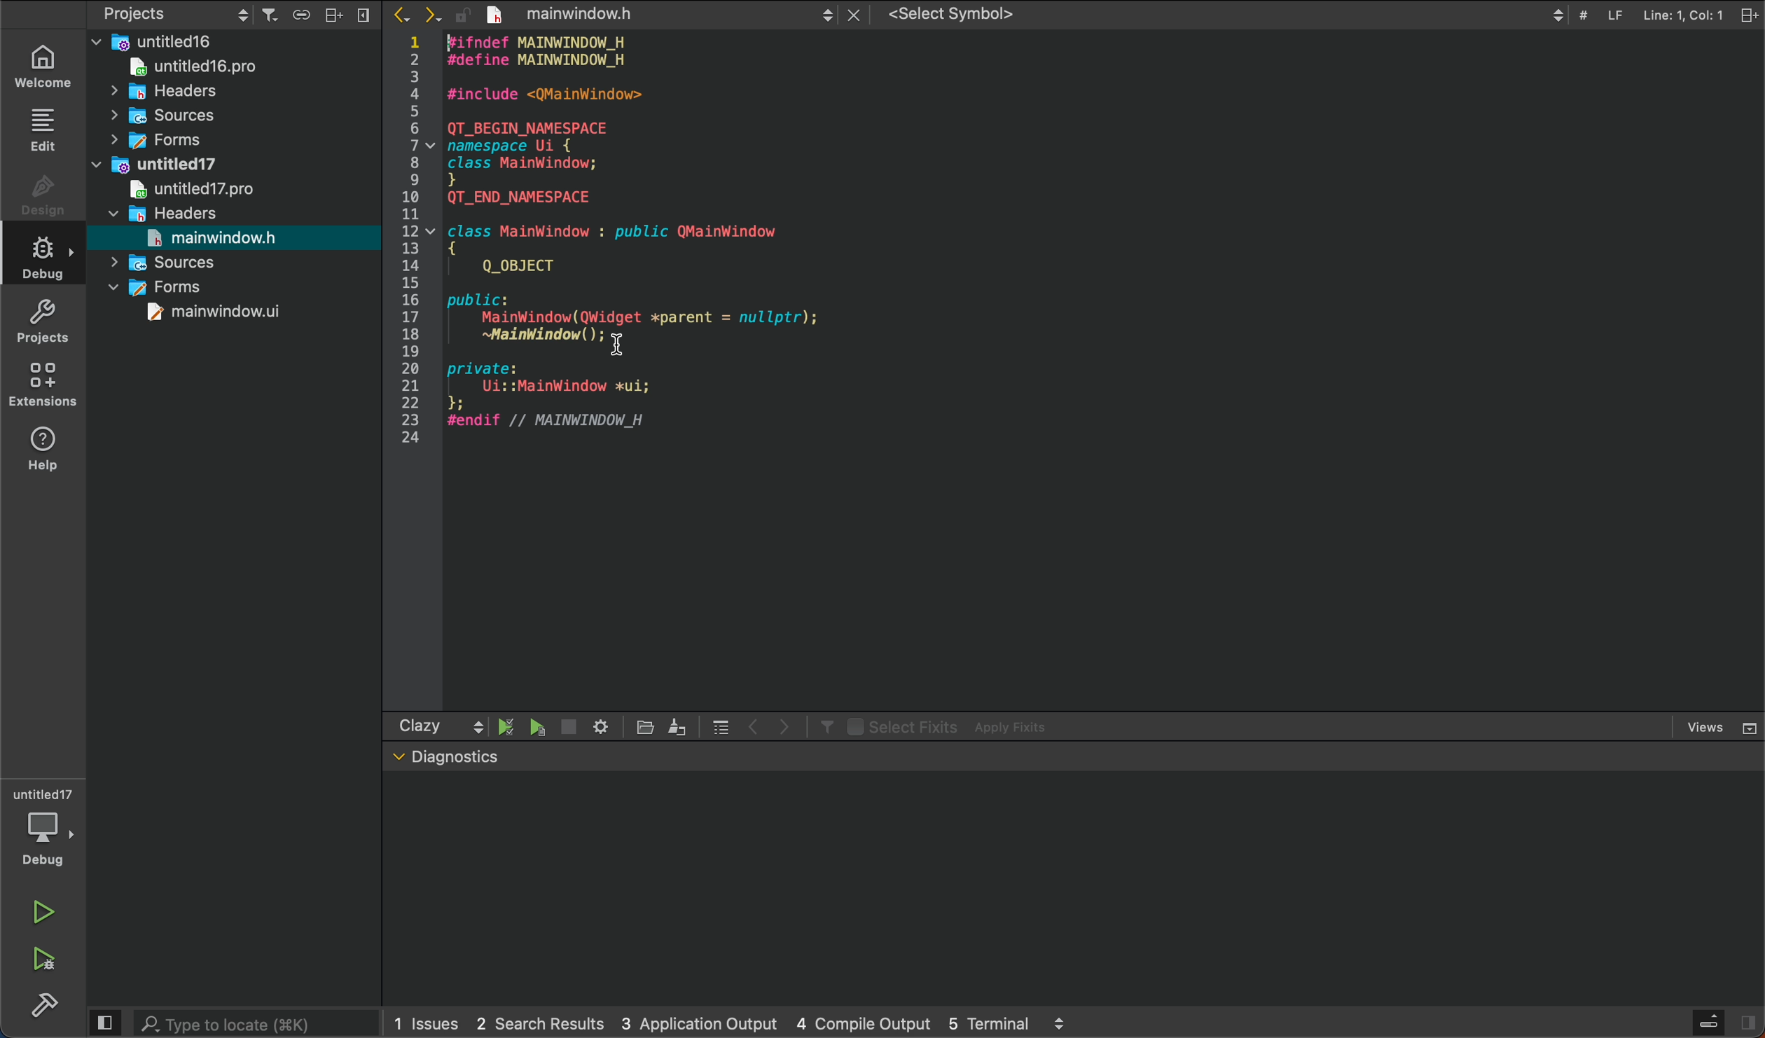  I want to click on Number index, so click(416, 254).